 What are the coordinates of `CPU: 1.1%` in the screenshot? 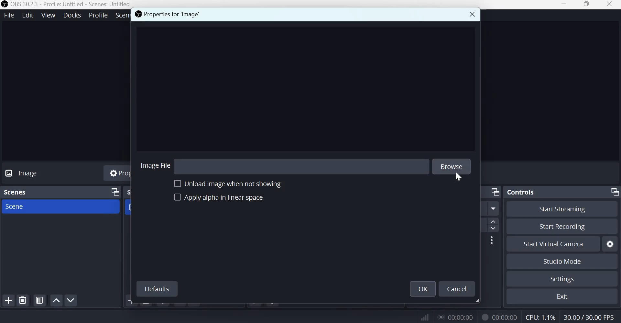 It's located at (540, 316).